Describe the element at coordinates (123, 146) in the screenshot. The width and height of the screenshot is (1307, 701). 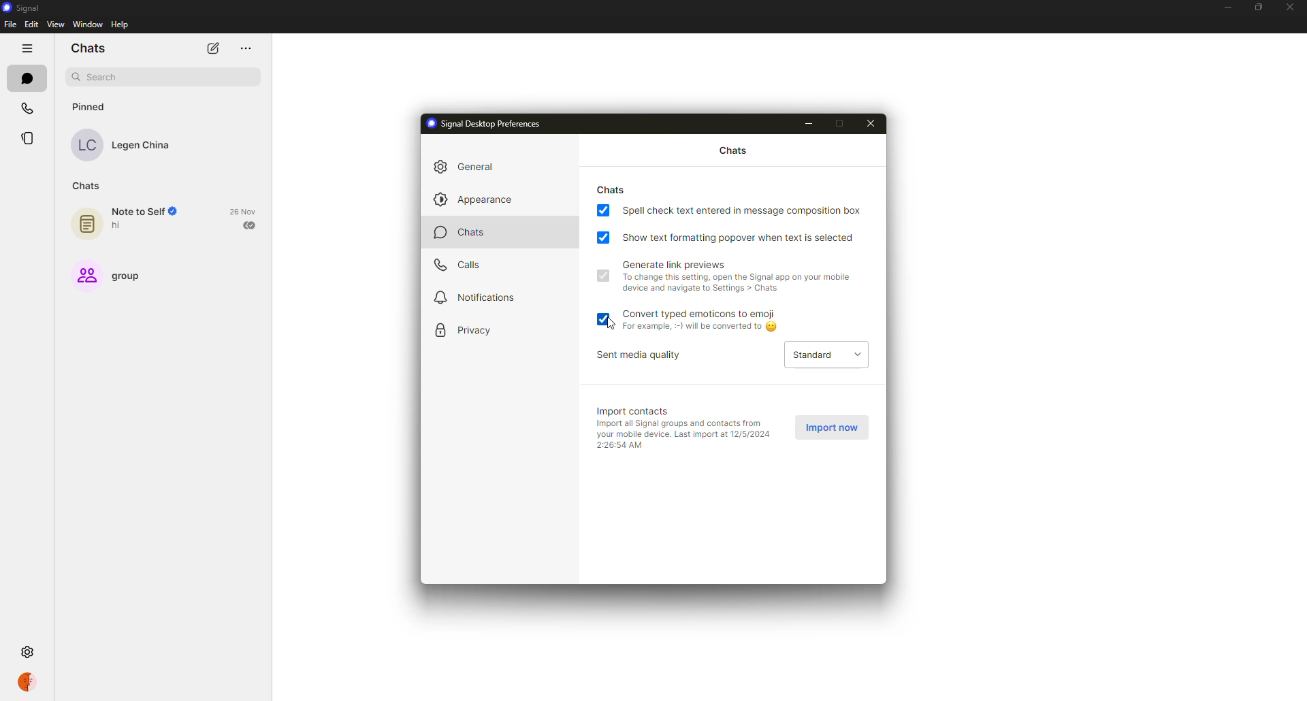
I see `contact` at that location.